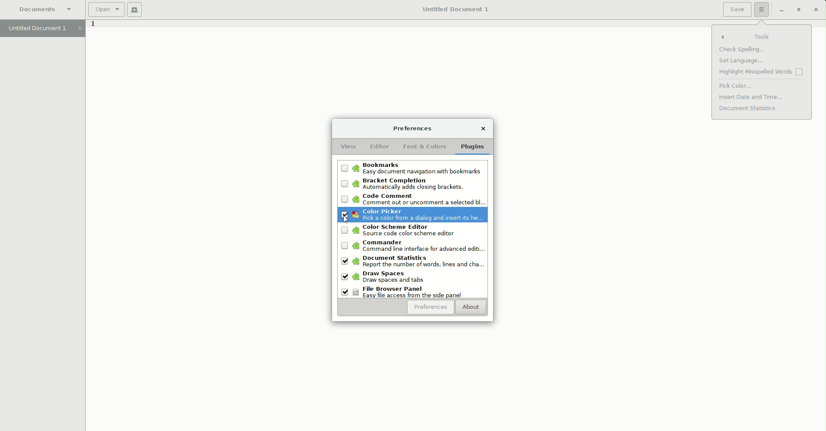 The image size is (826, 431). I want to click on Insert date and time, so click(751, 98).